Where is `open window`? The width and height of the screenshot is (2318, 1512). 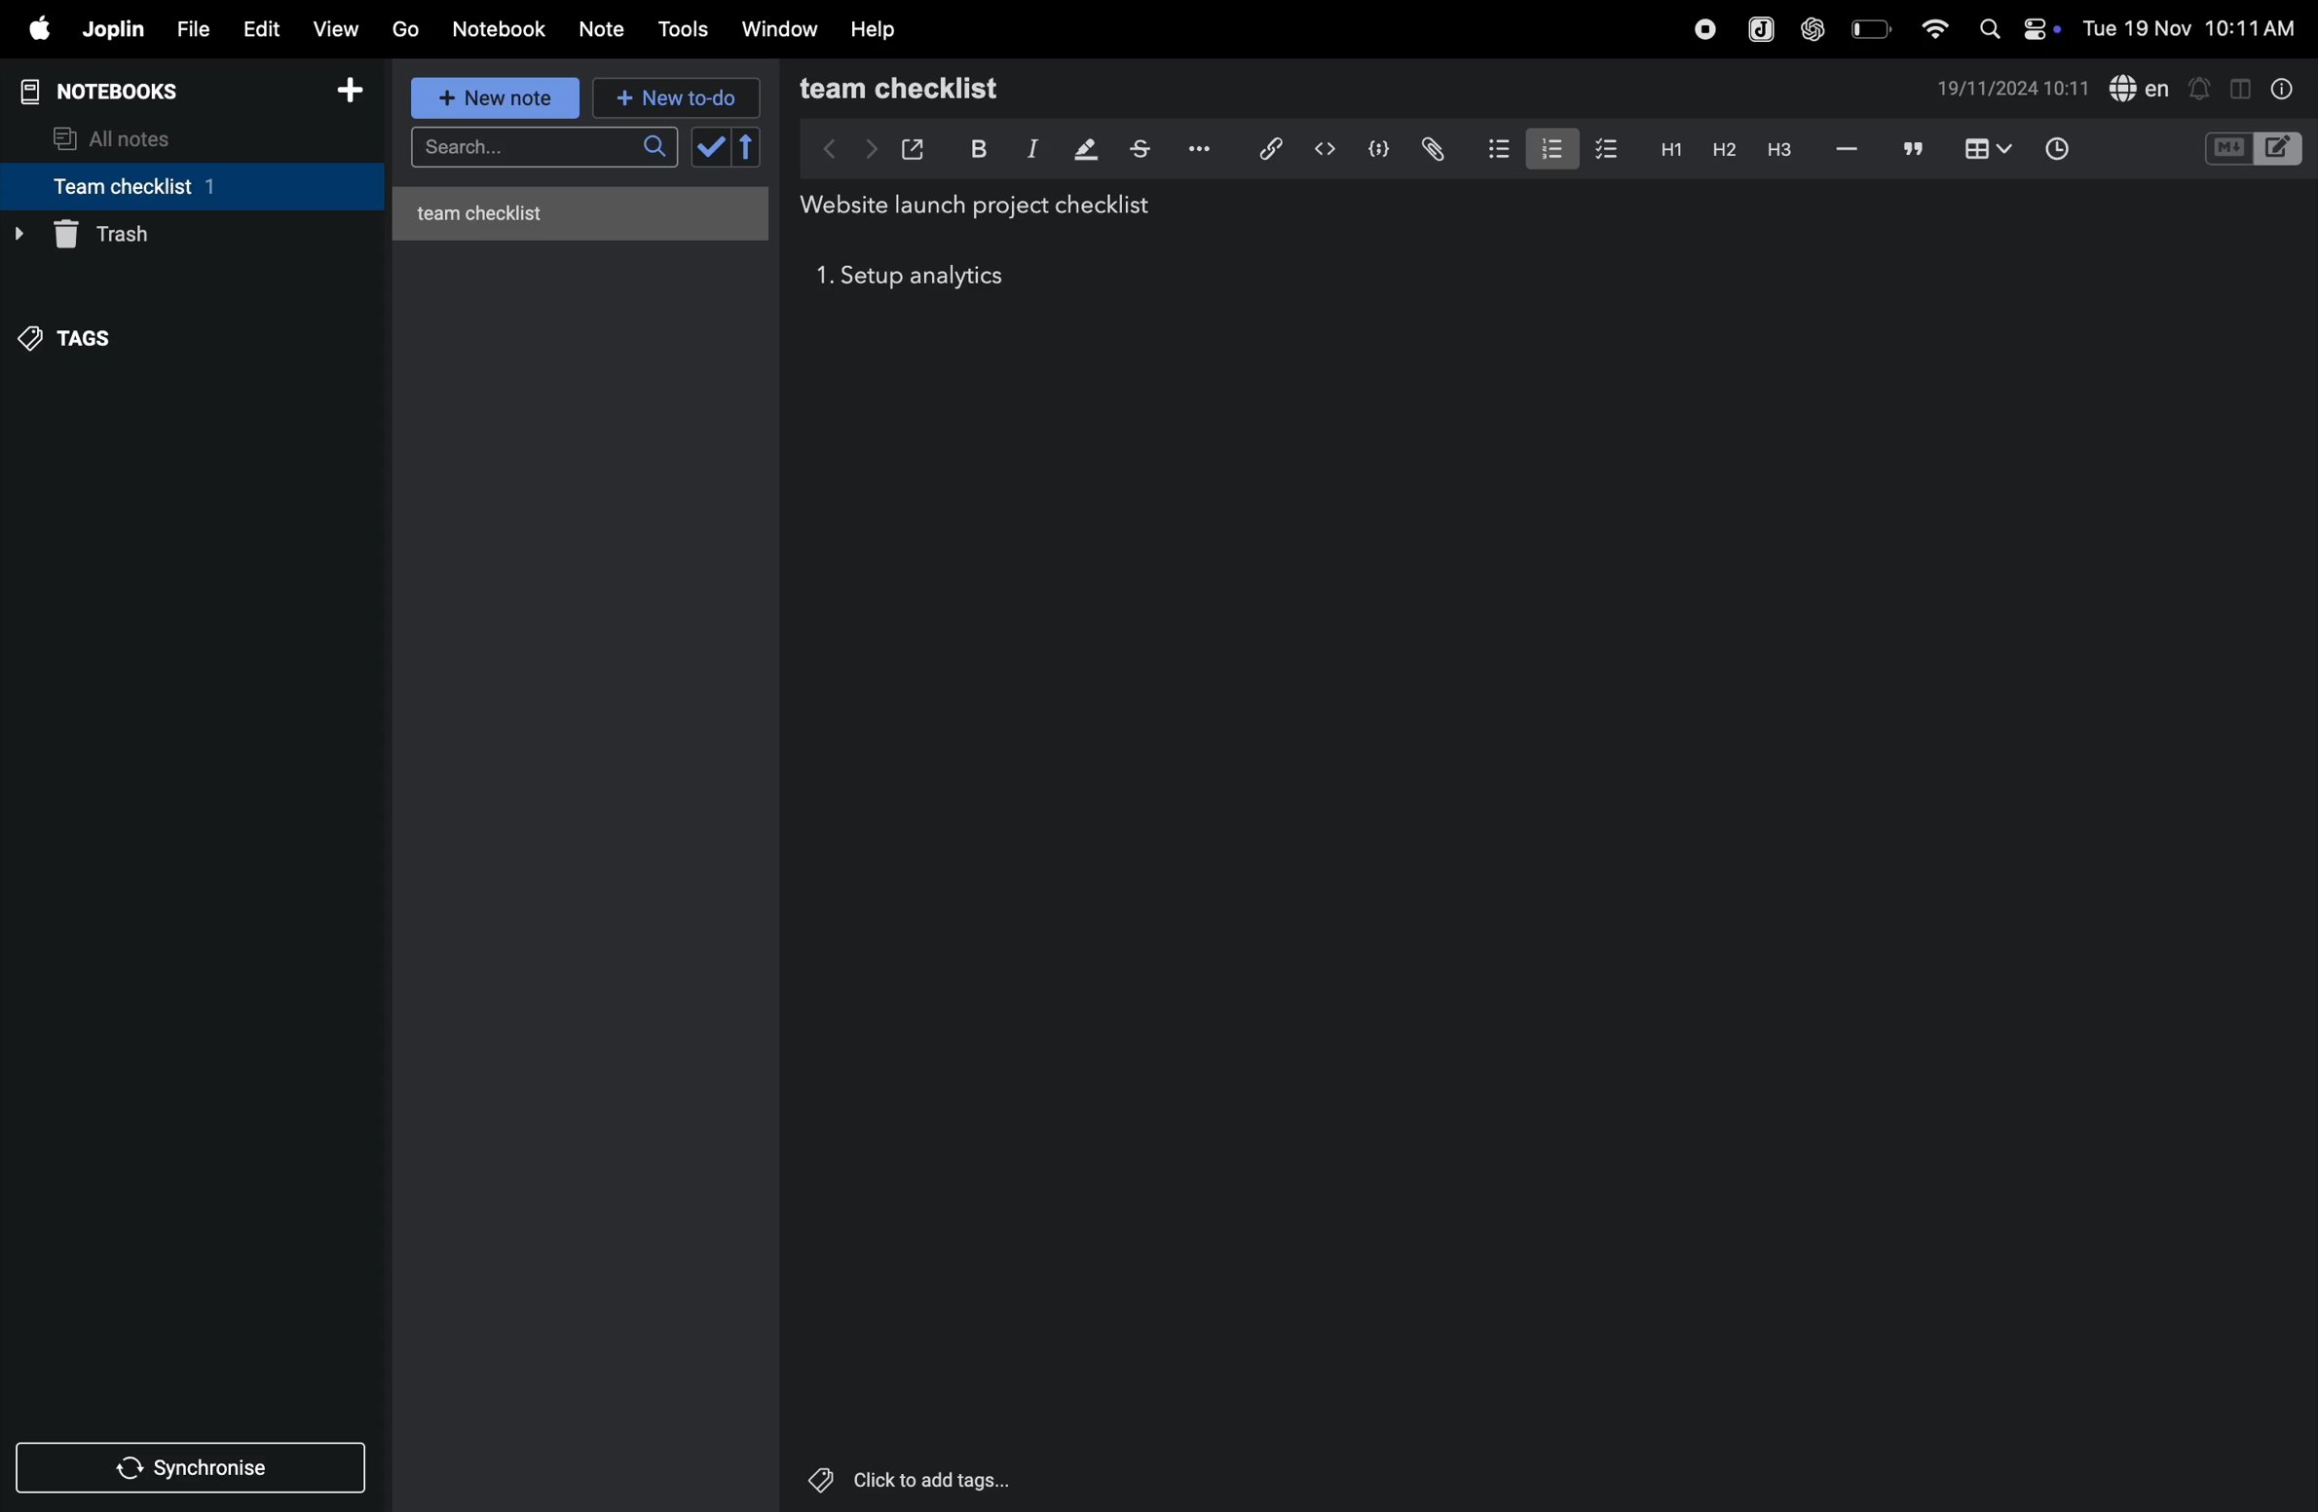 open window is located at coordinates (914, 145).